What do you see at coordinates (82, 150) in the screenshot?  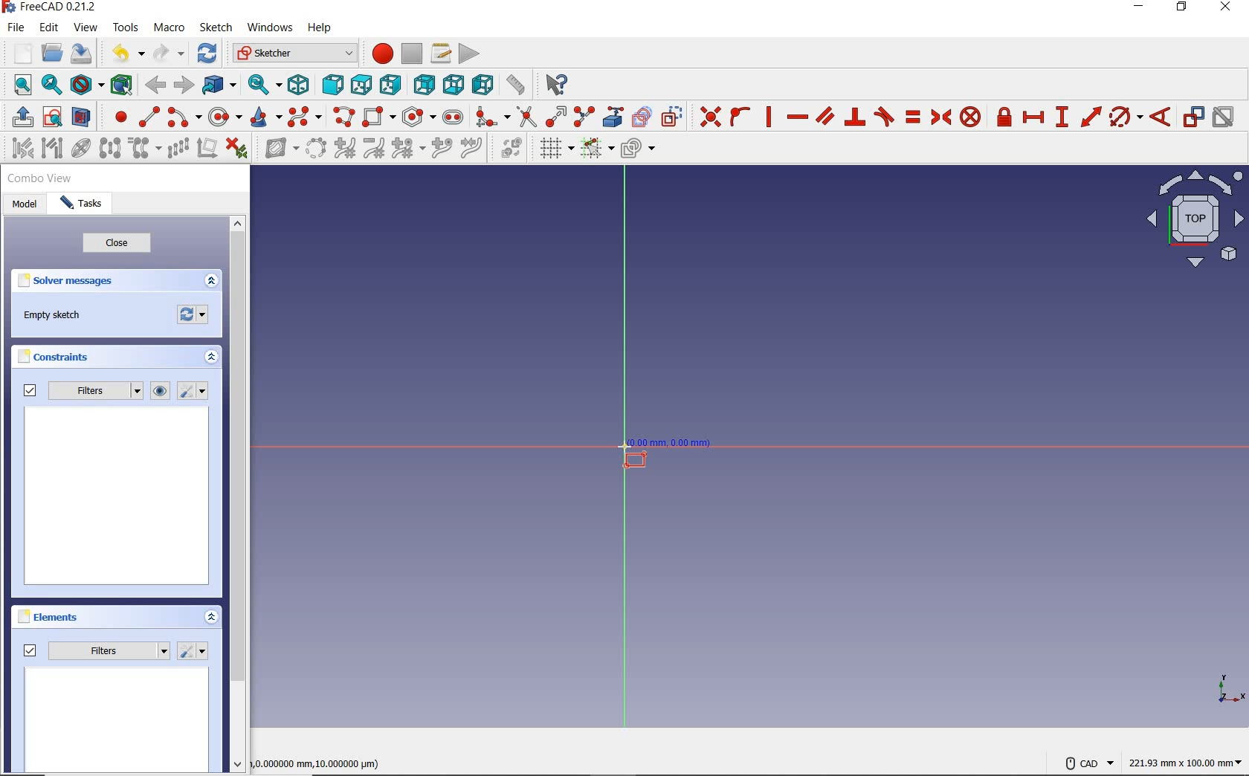 I see `show/hide internal geometry` at bounding box center [82, 150].